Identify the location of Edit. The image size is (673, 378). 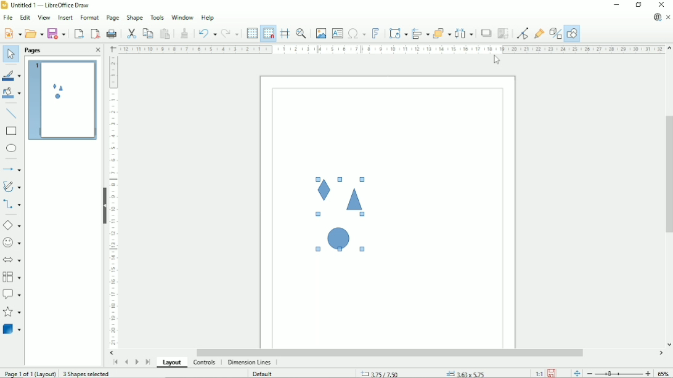
(25, 17).